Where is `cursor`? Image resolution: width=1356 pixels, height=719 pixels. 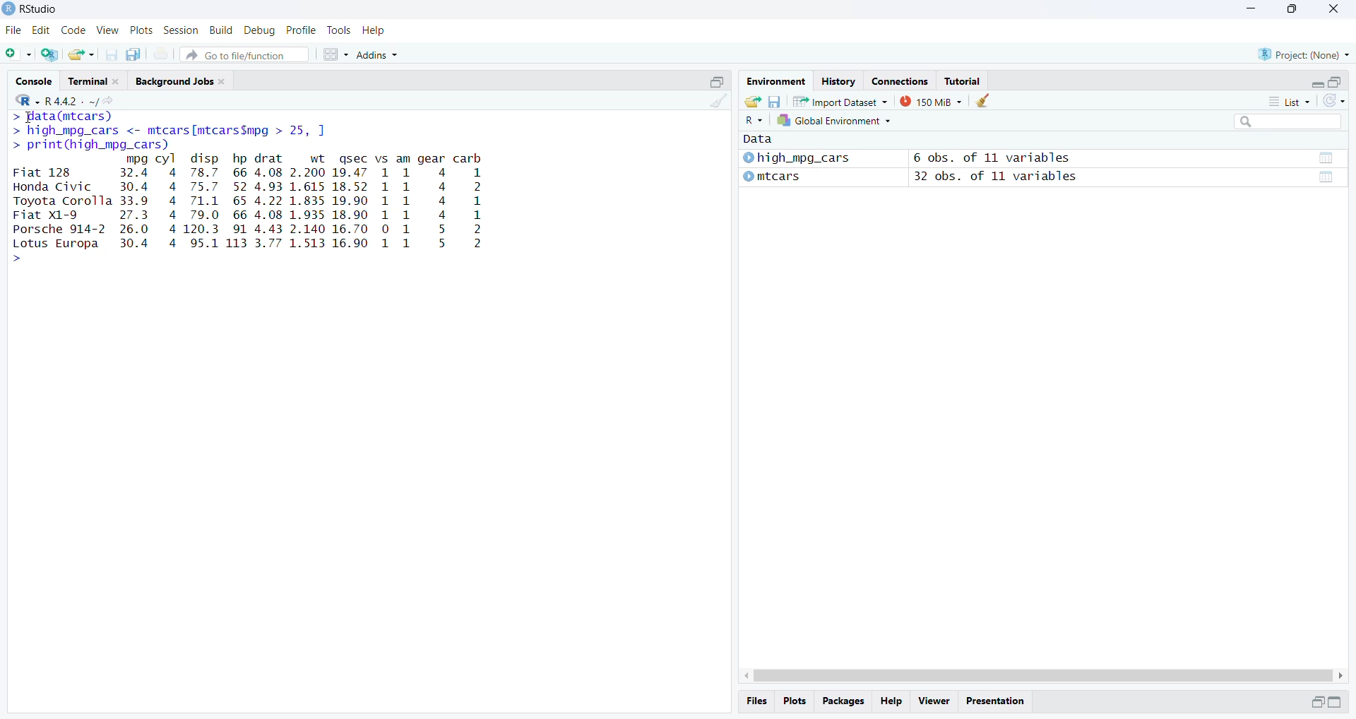 cursor is located at coordinates (26, 119).